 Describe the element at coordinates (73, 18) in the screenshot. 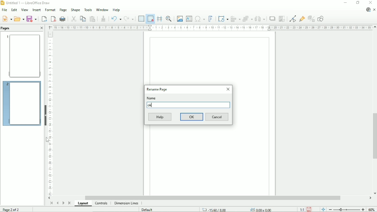

I see `Cut` at that location.